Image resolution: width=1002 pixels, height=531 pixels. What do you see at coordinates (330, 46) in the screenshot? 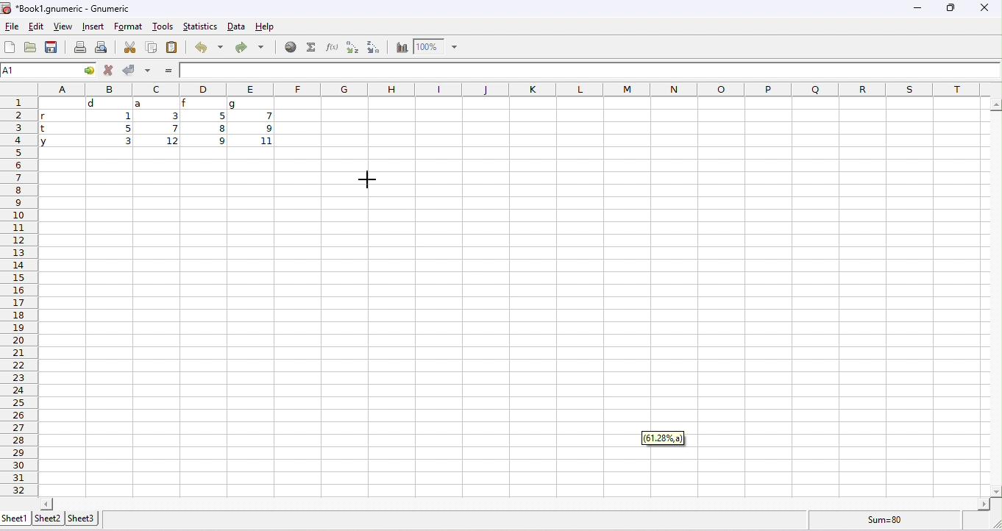
I see `function wizard` at bounding box center [330, 46].